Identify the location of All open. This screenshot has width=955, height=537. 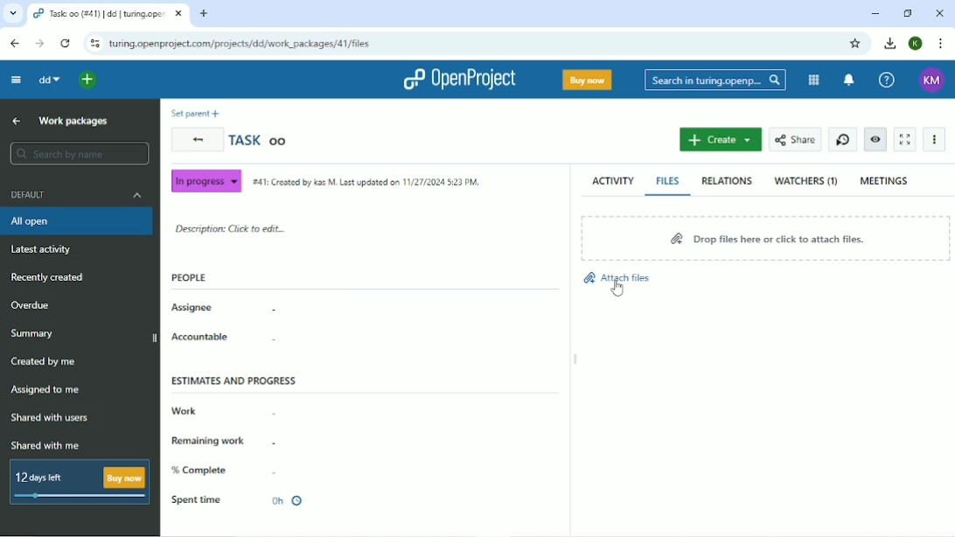
(78, 221).